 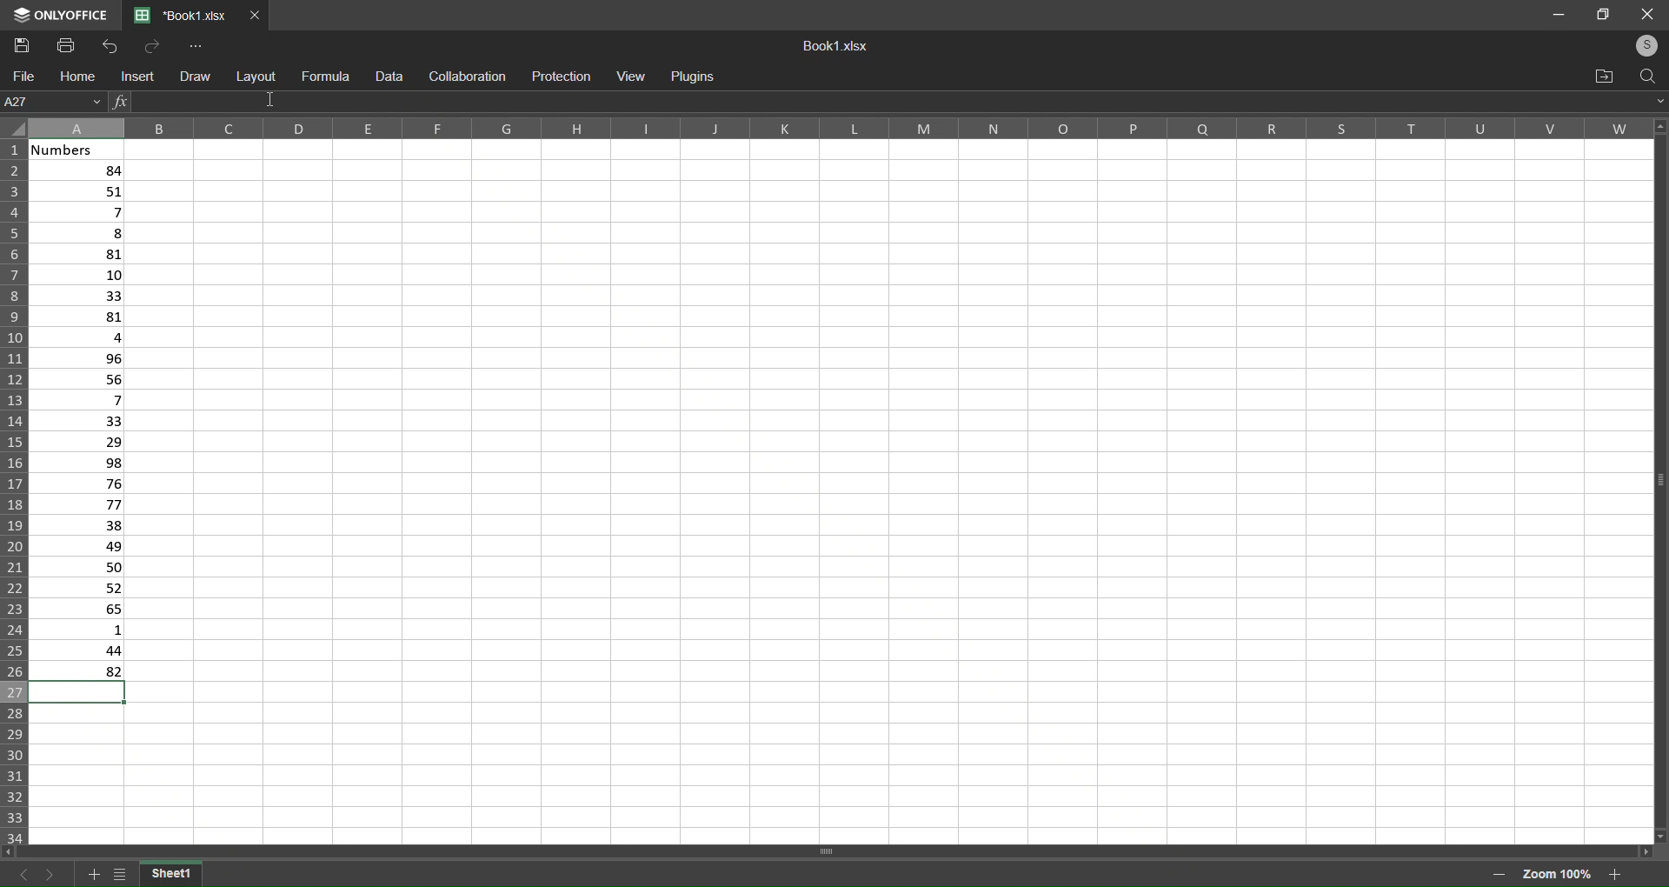 What do you see at coordinates (1648, 44) in the screenshot?
I see `login` at bounding box center [1648, 44].